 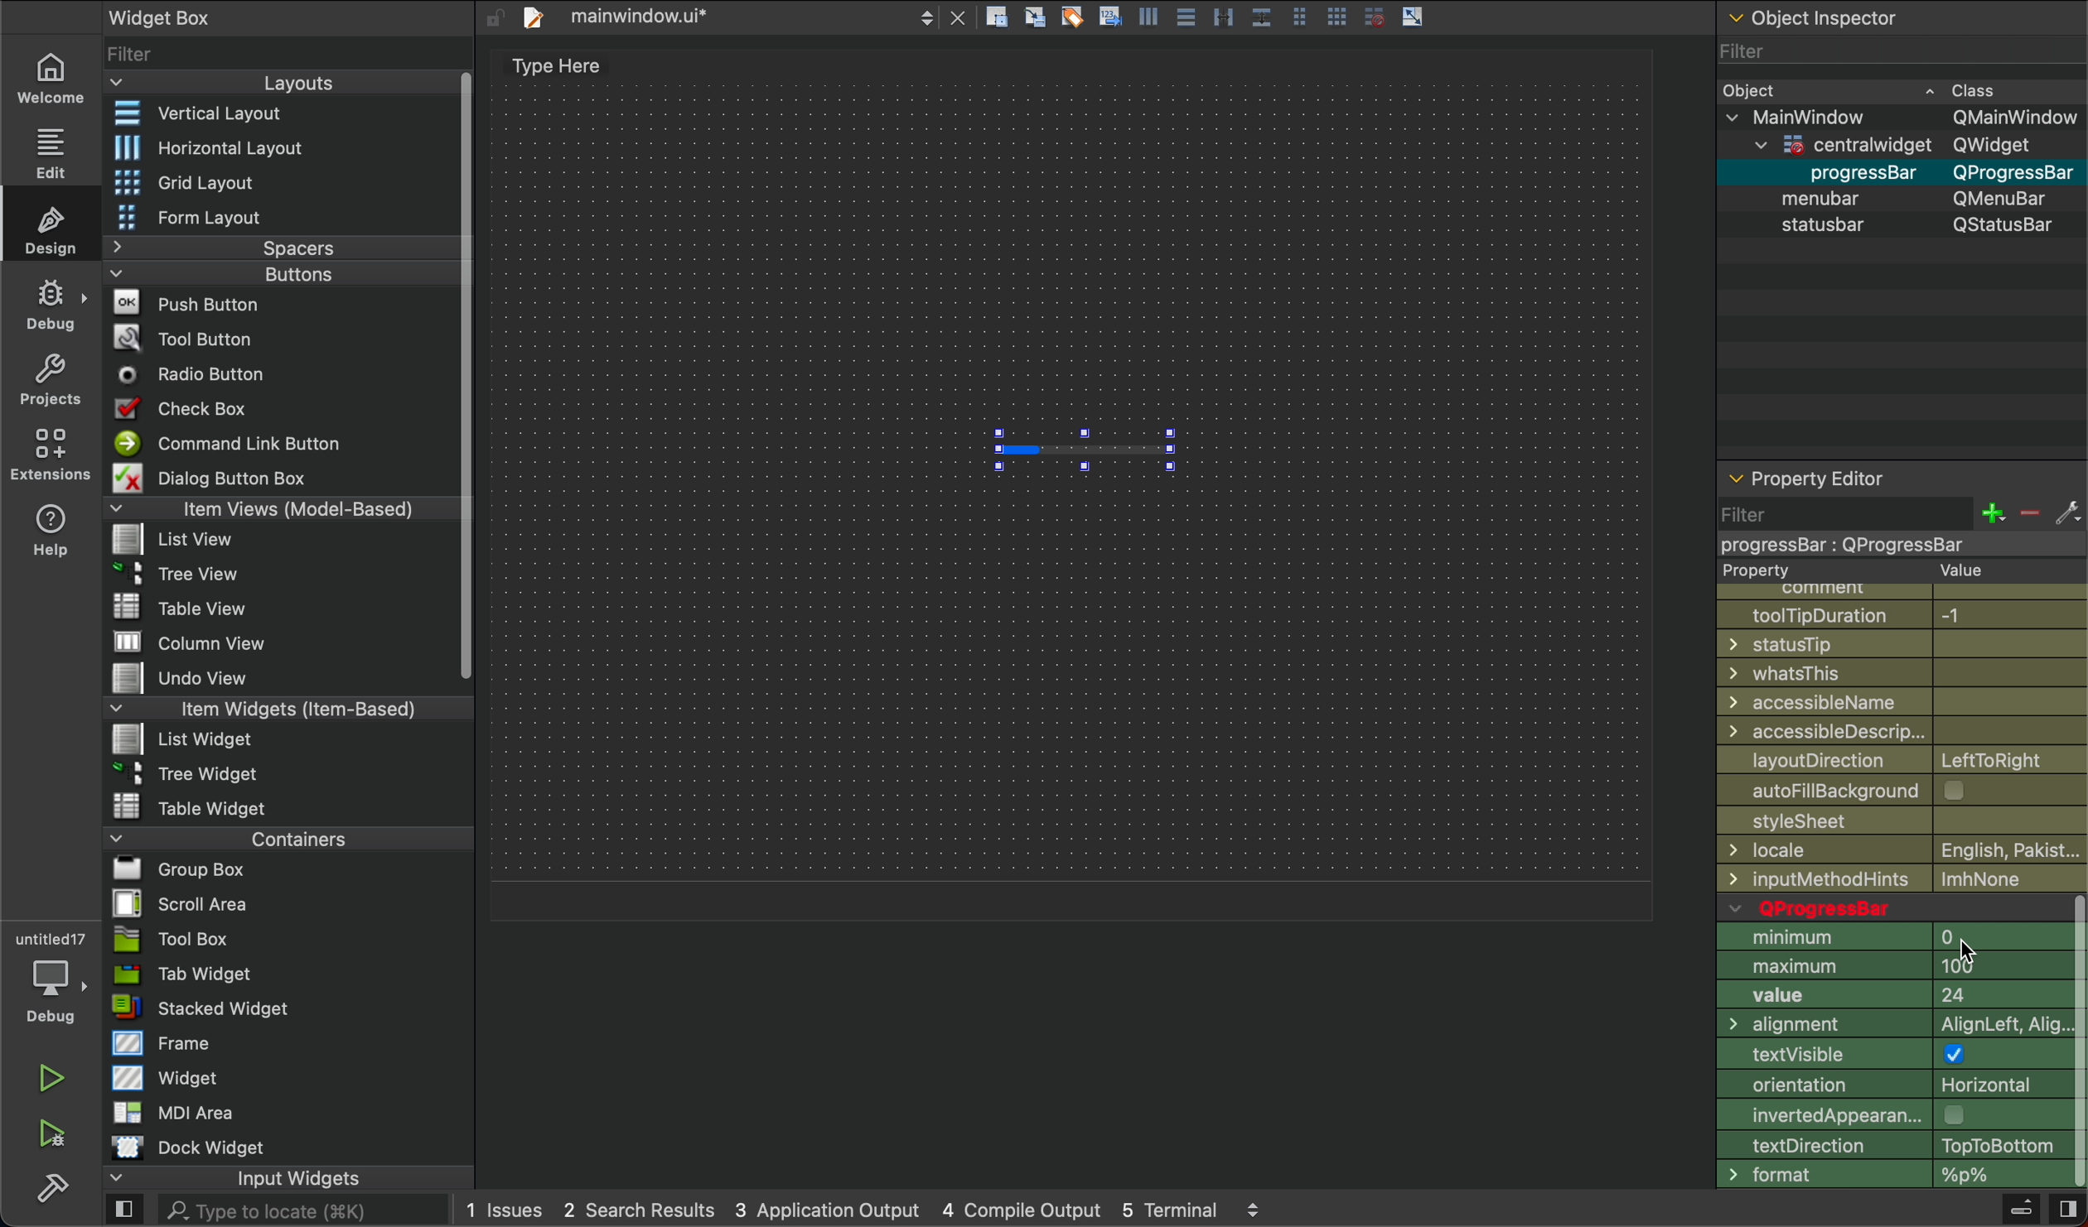 What do you see at coordinates (1812, 472) in the screenshot?
I see `property editor` at bounding box center [1812, 472].